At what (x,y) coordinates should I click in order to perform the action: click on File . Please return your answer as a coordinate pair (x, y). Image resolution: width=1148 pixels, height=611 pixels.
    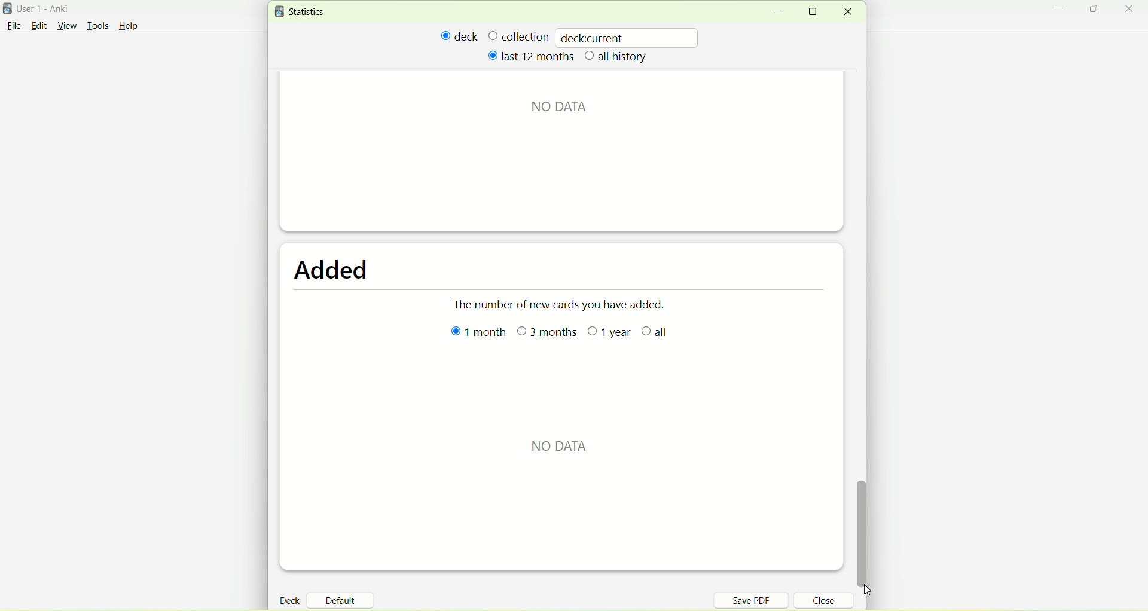
    Looking at the image, I should click on (14, 26).